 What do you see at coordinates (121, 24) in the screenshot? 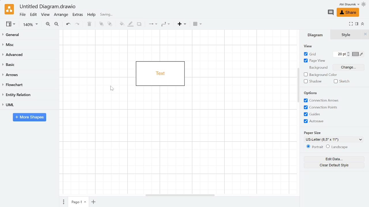
I see `Fill color` at bounding box center [121, 24].